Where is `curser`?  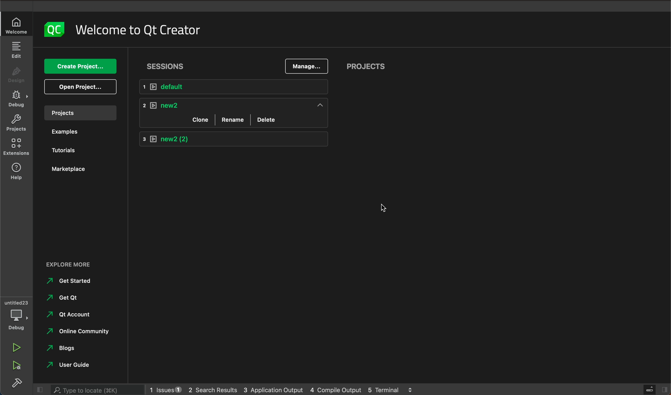
curser is located at coordinates (384, 209).